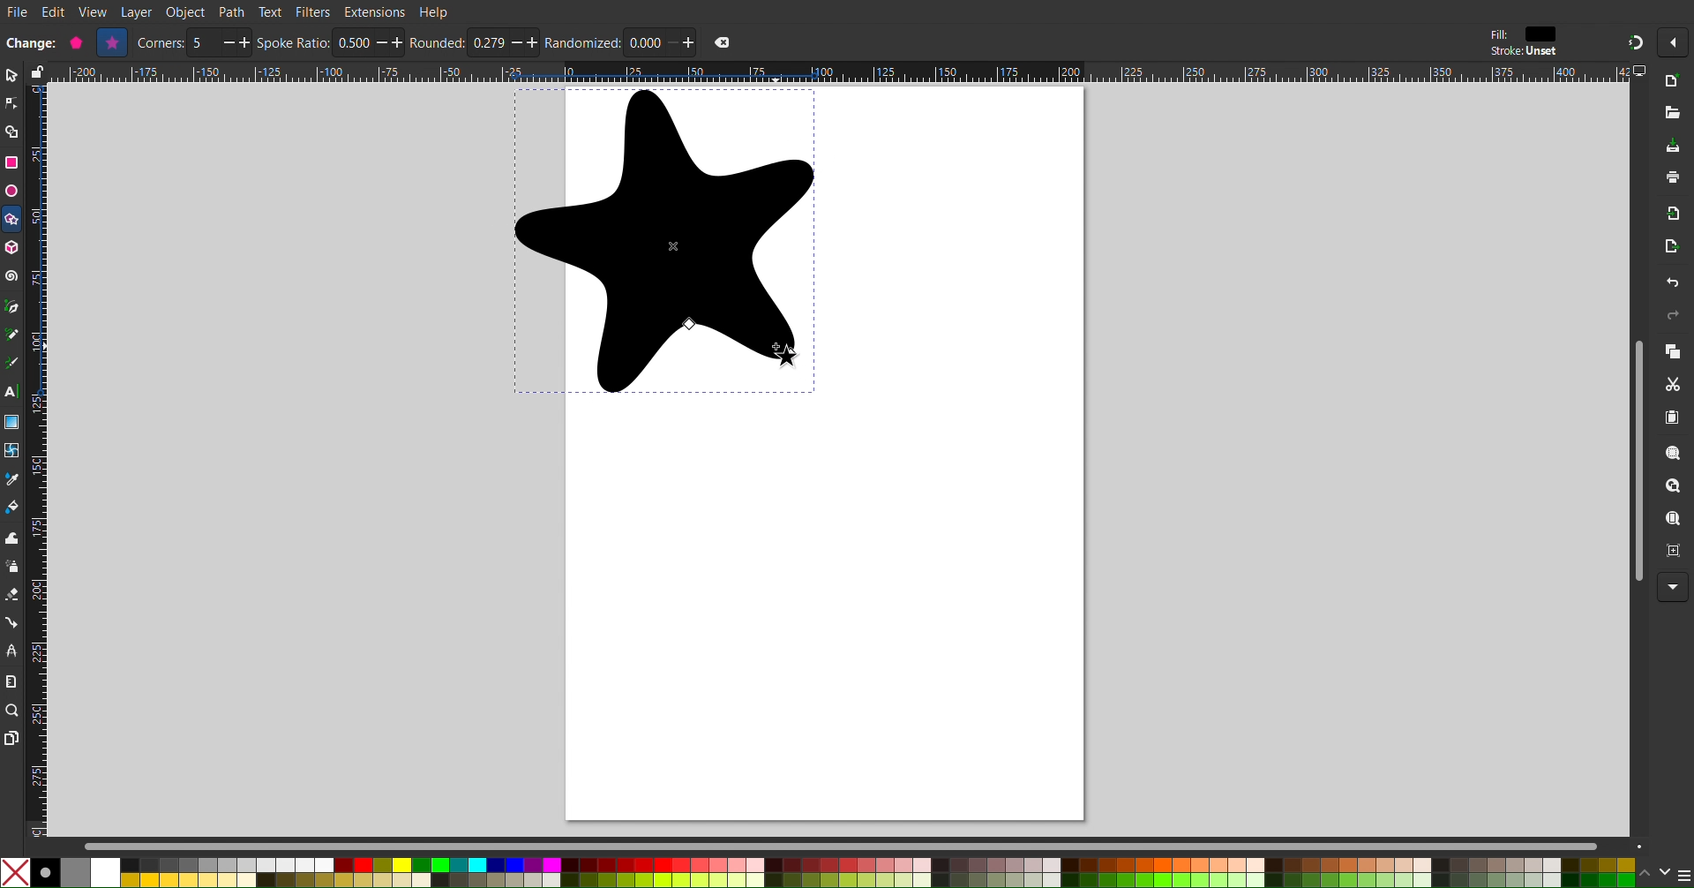 The height and width of the screenshot is (888, 1694). What do you see at coordinates (293, 41) in the screenshot?
I see `spoke ratio` at bounding box center [293, 41].